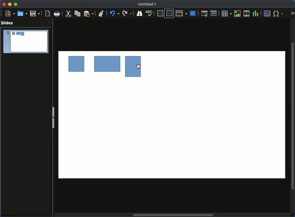 The image size is (295, 217). What do you see at coordinates (88, 14) in the screenshot?
I see `Paste` at bounding box center [88, 14].